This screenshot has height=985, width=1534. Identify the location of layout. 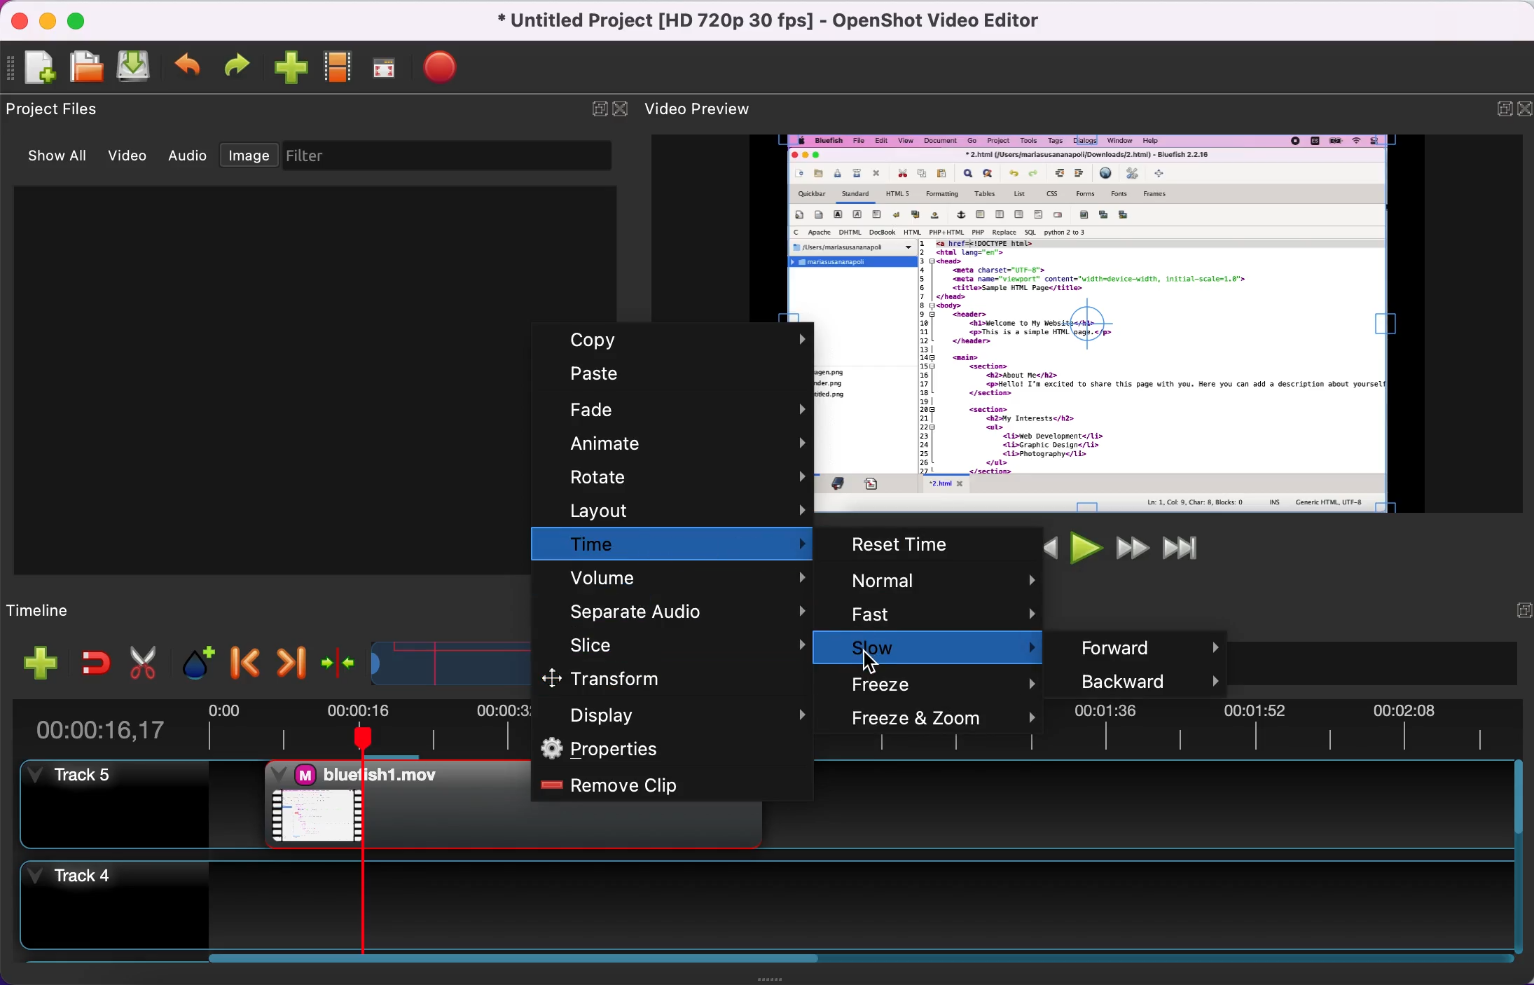
(674, 510).